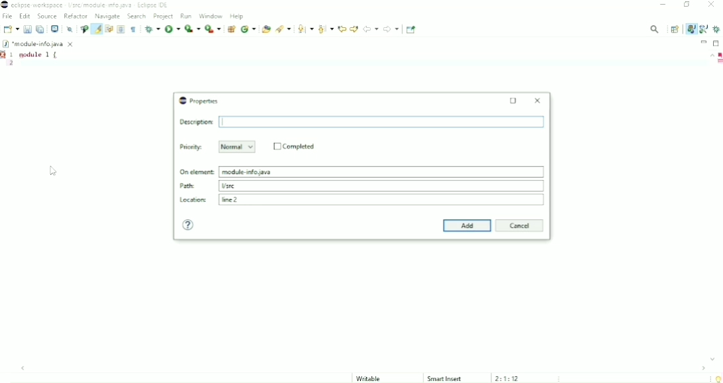 The height and width of the screenshot is (383, 723). Describe the element at coordinates (12, 64) in the screenshot. I see `2` at that location.